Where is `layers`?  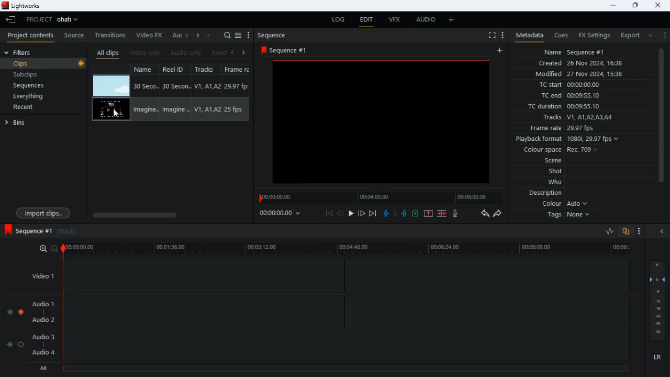
layers is located at coordinates (656, 300).